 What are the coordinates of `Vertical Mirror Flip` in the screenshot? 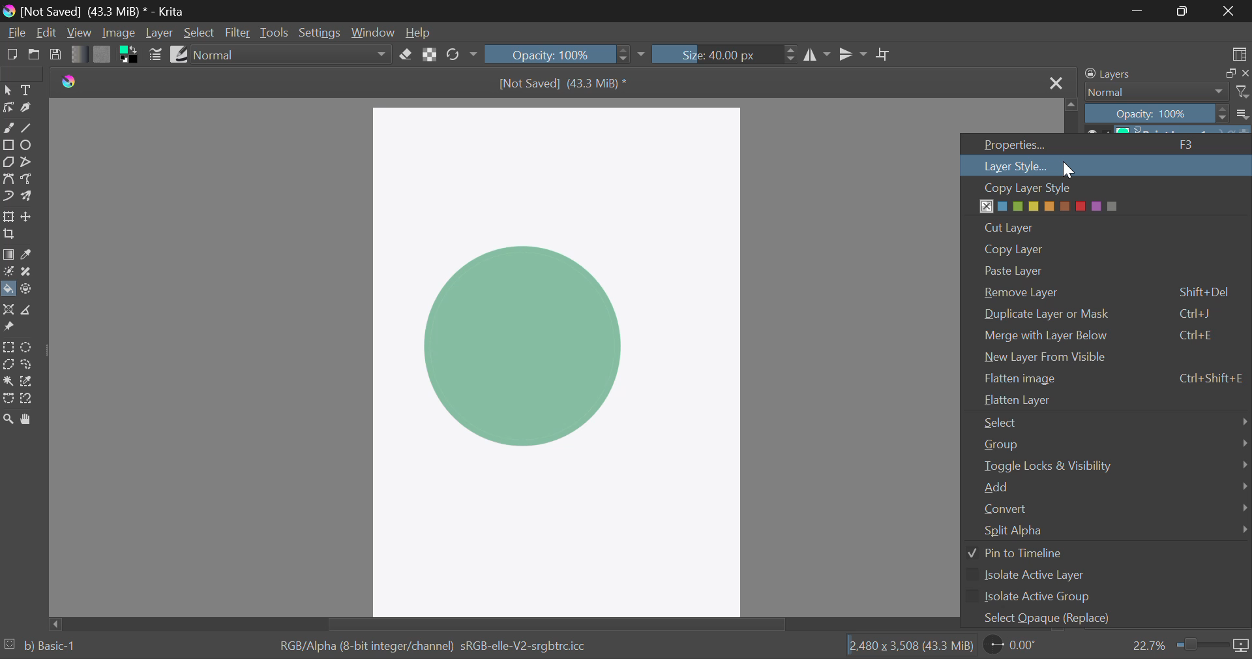 It's located at (818, 55).